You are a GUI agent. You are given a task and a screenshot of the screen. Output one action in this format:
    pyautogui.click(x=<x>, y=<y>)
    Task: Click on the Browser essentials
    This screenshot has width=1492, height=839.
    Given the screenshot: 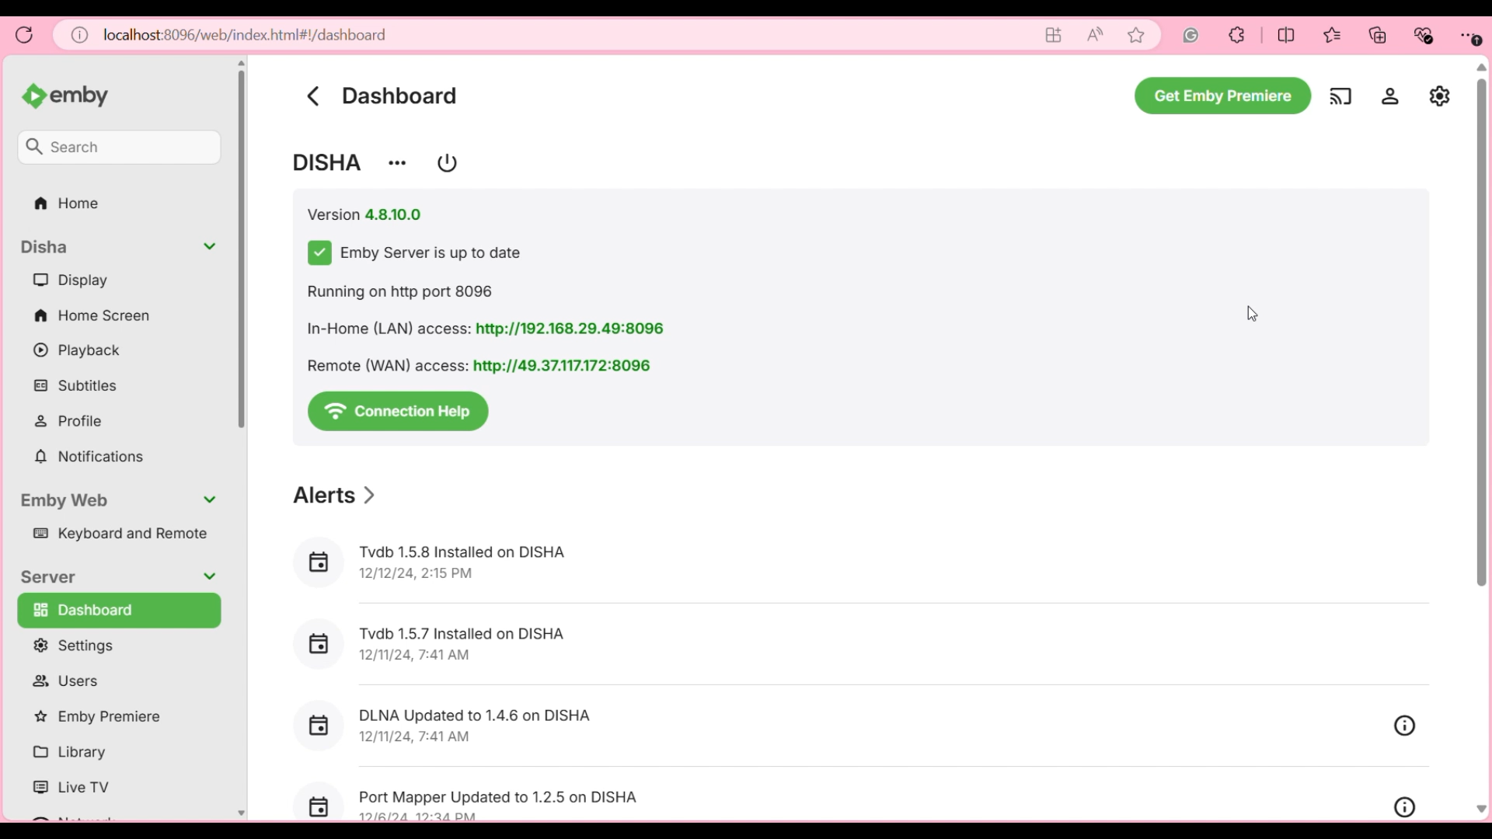 What is the action you would take?
    pyautogui.click(x=1424, y=36)
    